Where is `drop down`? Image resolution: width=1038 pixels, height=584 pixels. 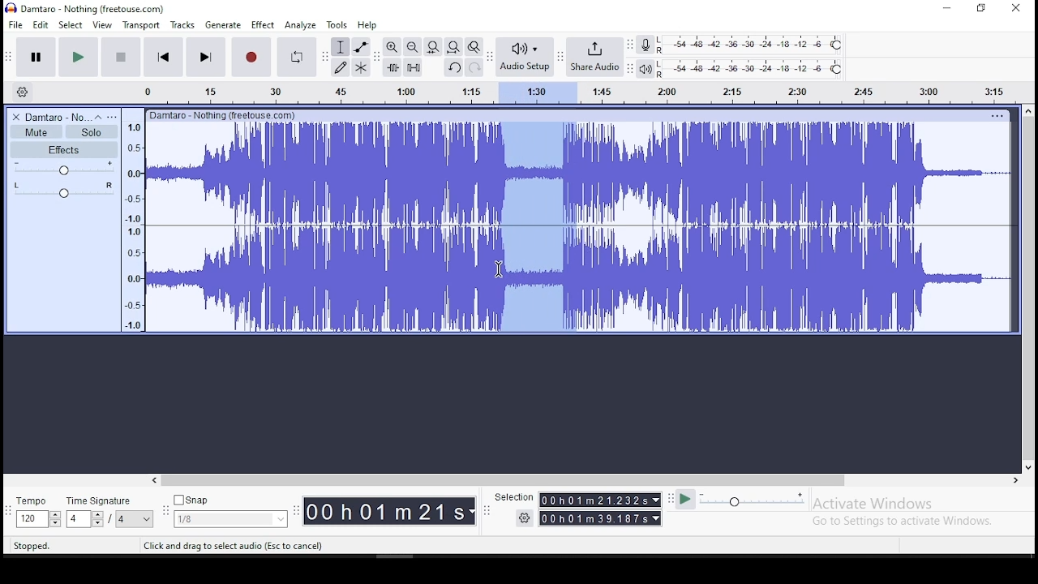 drop down is located at coordinates (148, 519).